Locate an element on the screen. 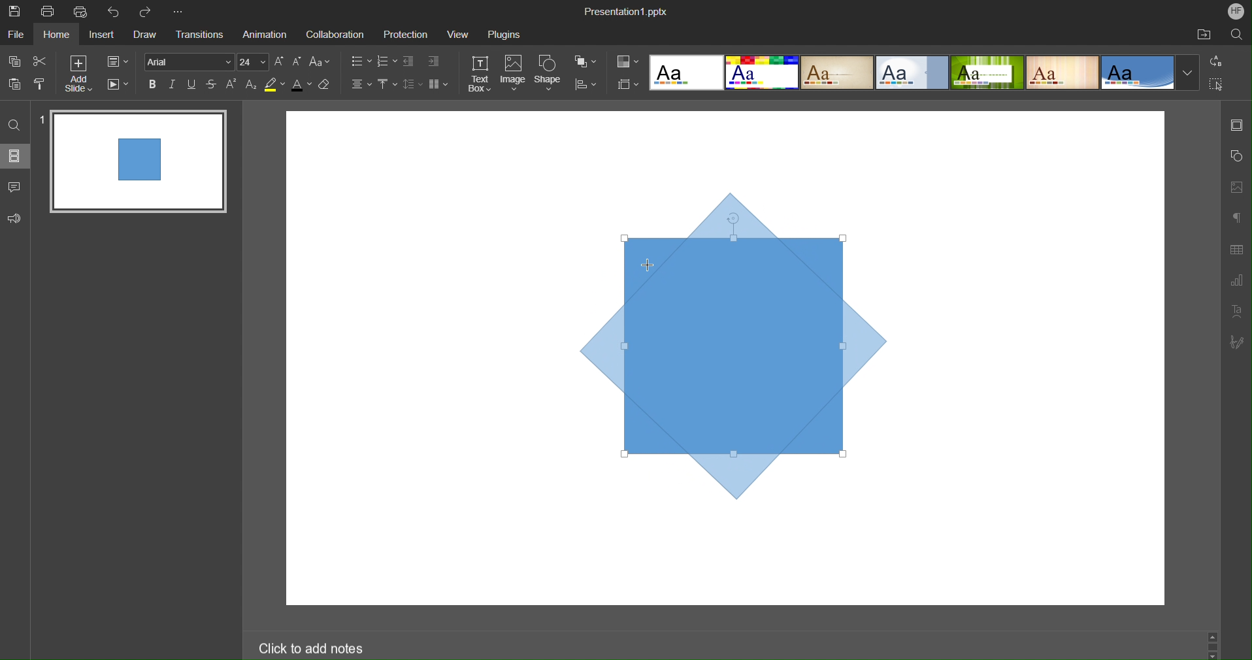 Image resolution: width=1252 pixels, height=660 pixels. Quick Print is located at coordinates (80, 10).